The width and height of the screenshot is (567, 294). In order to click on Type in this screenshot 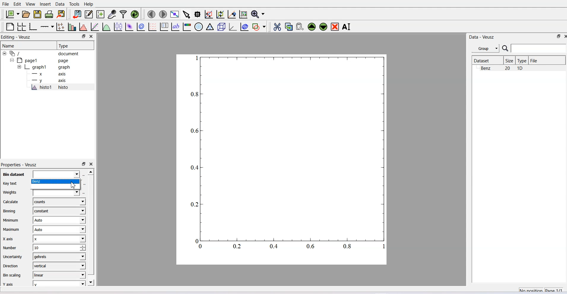, I will do `click(75, 45)`.